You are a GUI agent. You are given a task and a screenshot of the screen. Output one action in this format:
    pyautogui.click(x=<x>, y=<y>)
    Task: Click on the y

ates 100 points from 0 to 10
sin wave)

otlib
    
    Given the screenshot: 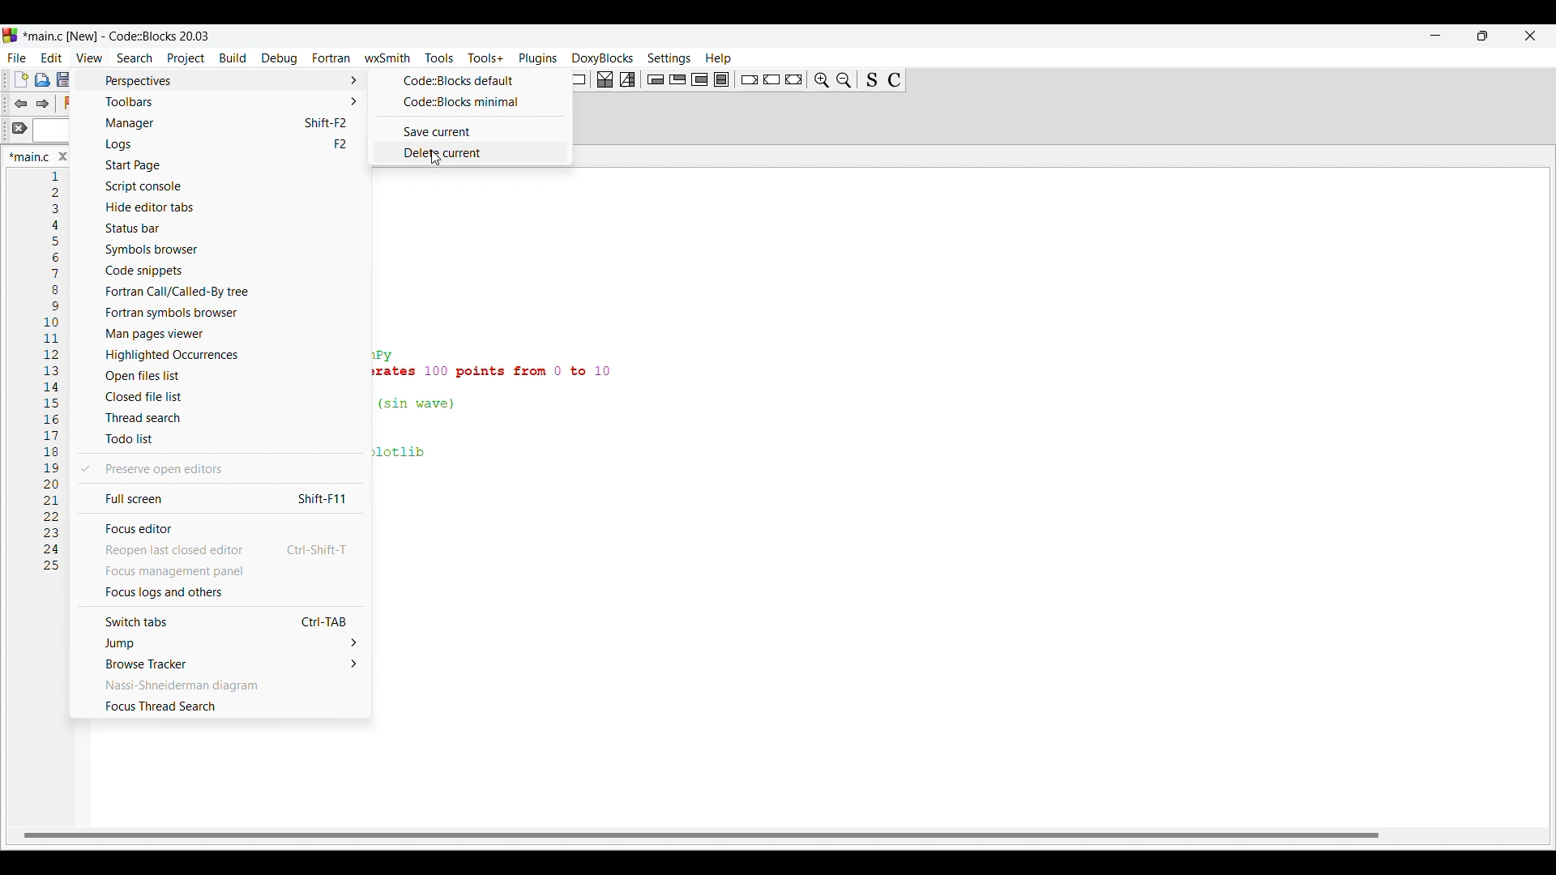 What is the action you would take?
    pyautogui.click(x=511, y=409)
    